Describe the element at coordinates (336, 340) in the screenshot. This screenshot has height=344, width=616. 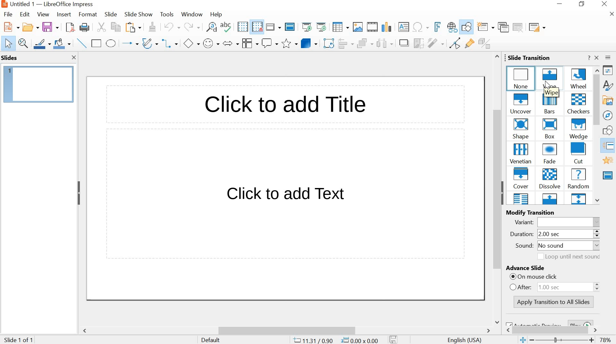
I see `POSITION AND SCALE` at that location.